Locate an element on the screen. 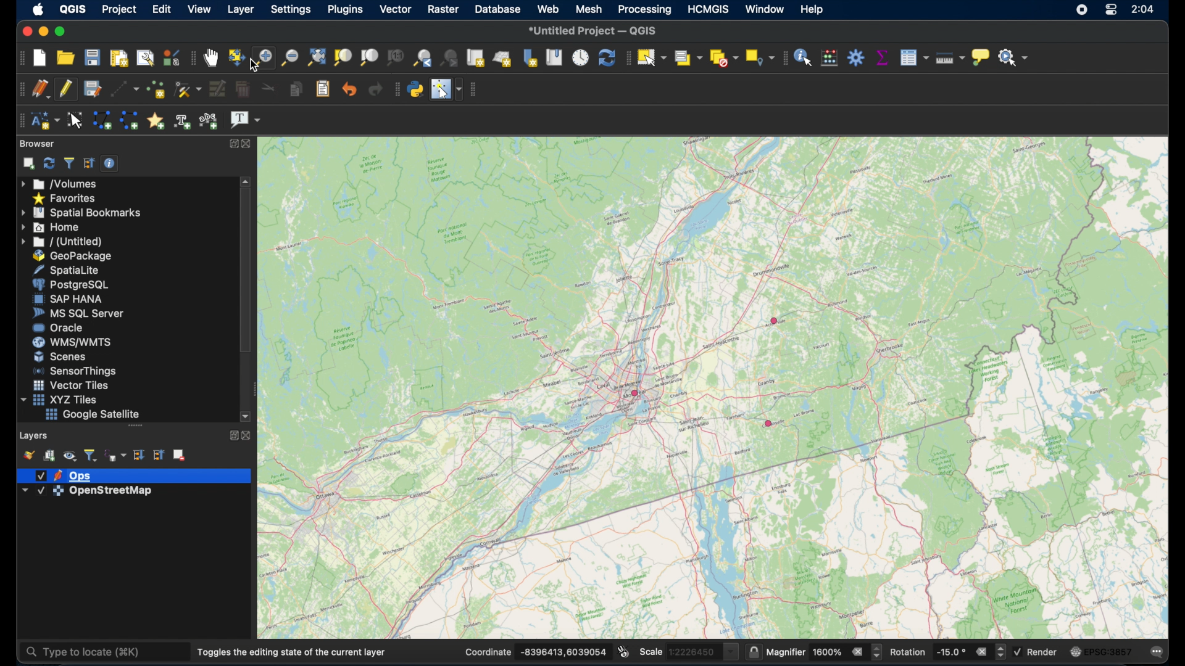  delete selected is located at coordinates (242, 89).